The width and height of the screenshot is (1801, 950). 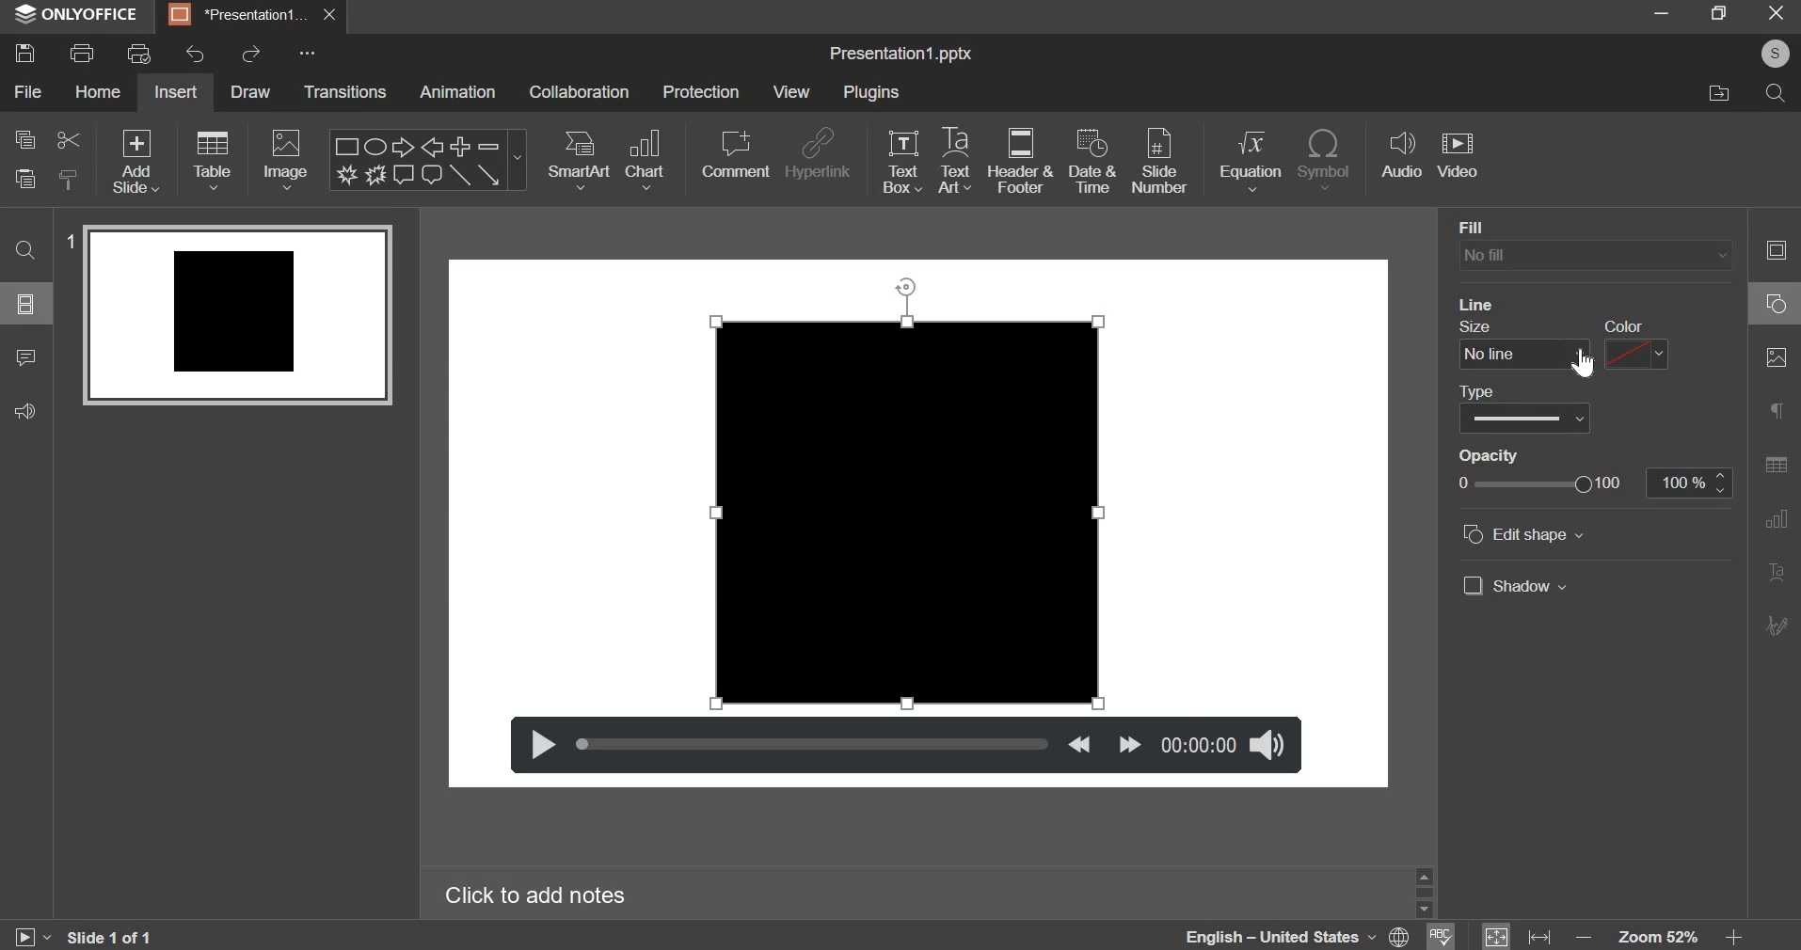 What do you see at coordinates (1774, 626) in the screenshot?
I see `Goback` at bounding box center [1774, 626].